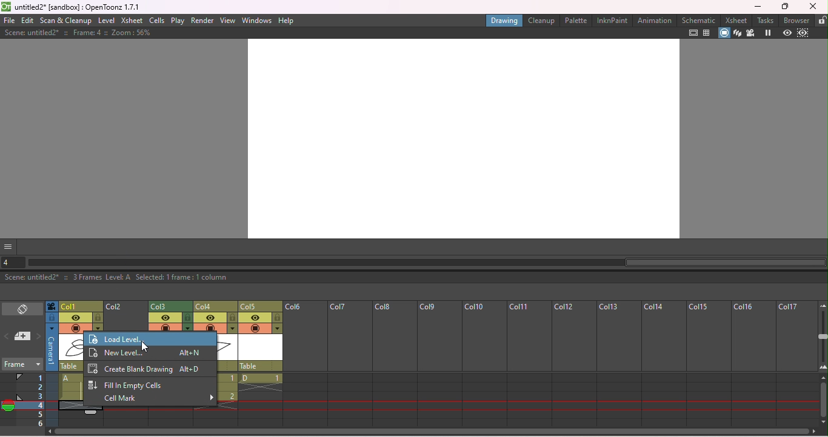 This screenshot has width=828, height=437. Describe the element at coordinates (693, 33) in the screenshot. I see `Safe area` at that location.